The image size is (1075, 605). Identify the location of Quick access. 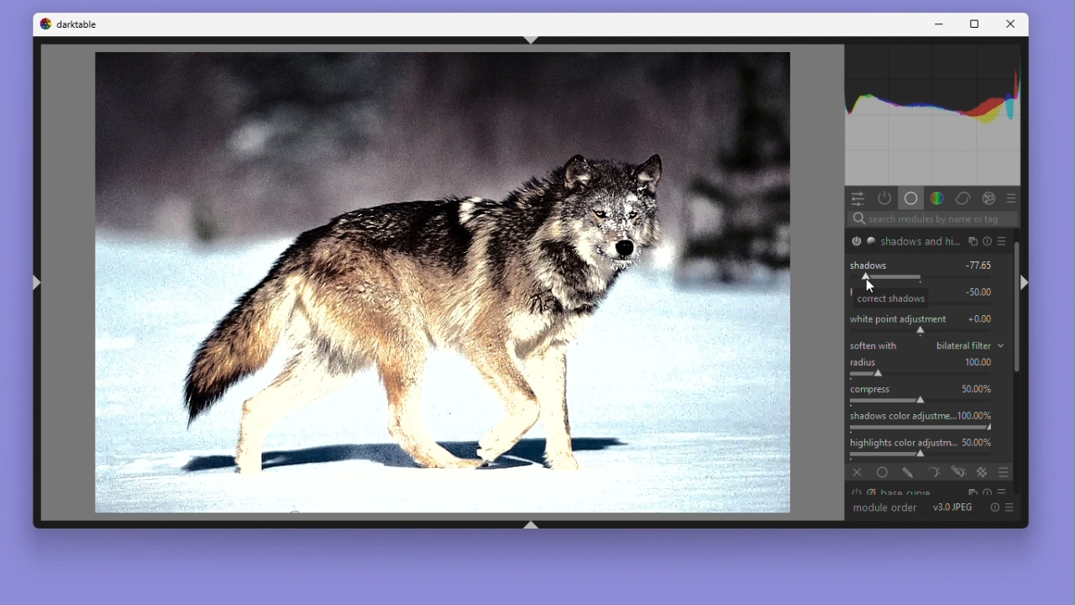
(857, 197).